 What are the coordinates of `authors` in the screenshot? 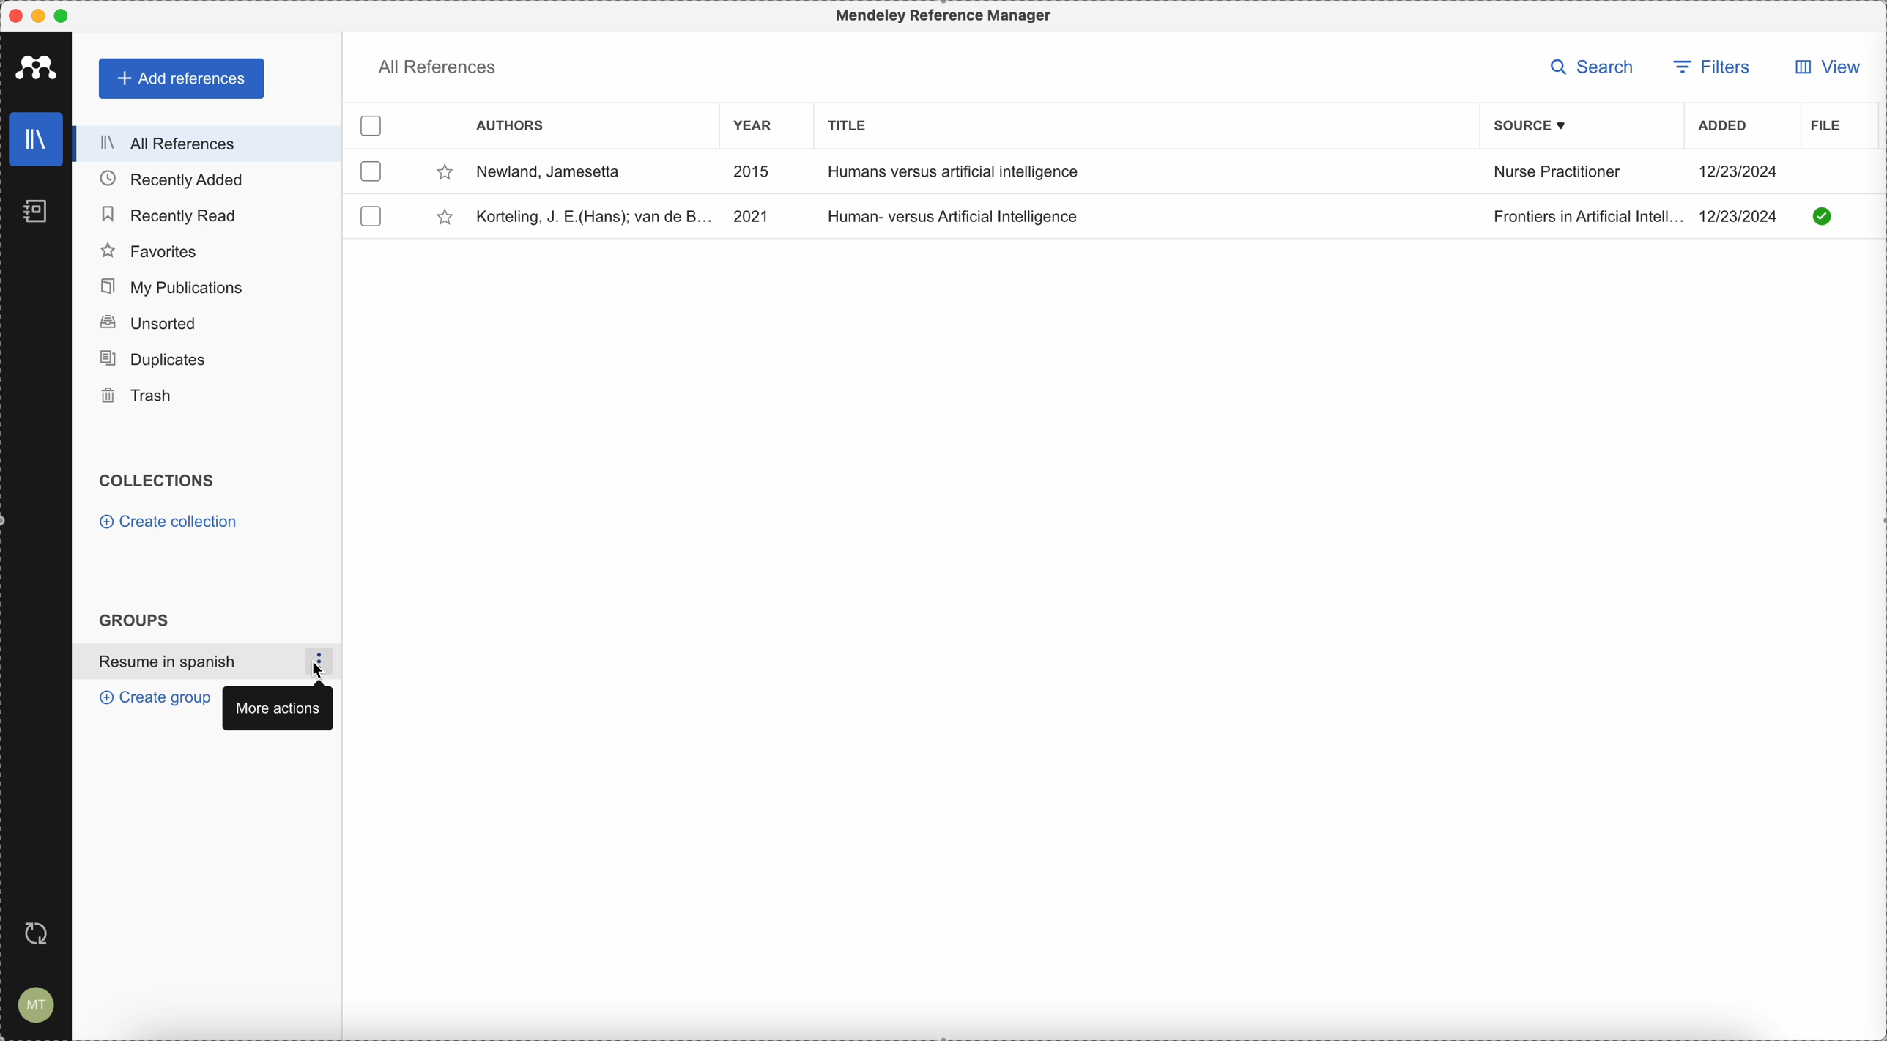 It's located at (508, 126).